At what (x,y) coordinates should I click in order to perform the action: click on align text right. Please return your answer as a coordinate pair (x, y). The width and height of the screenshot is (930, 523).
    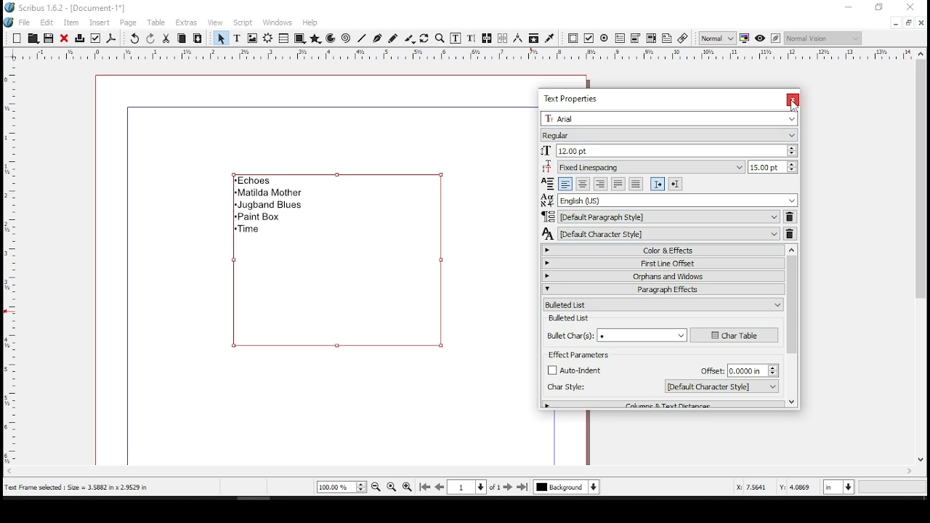
    Looking at the image, I should click on (600, 184).